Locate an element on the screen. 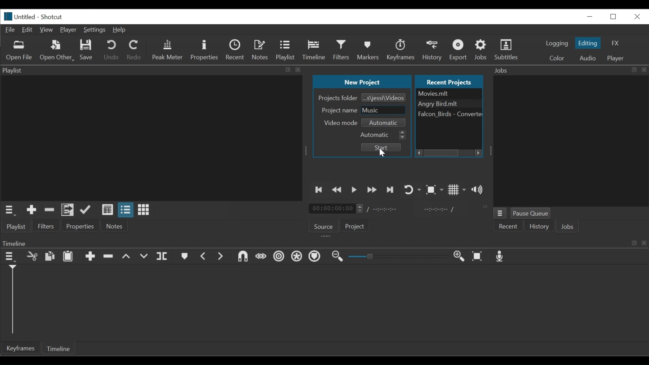 Image resolution: width=649 pixels, height=365 pixels. Timeline is located at coordinates (60, 348).